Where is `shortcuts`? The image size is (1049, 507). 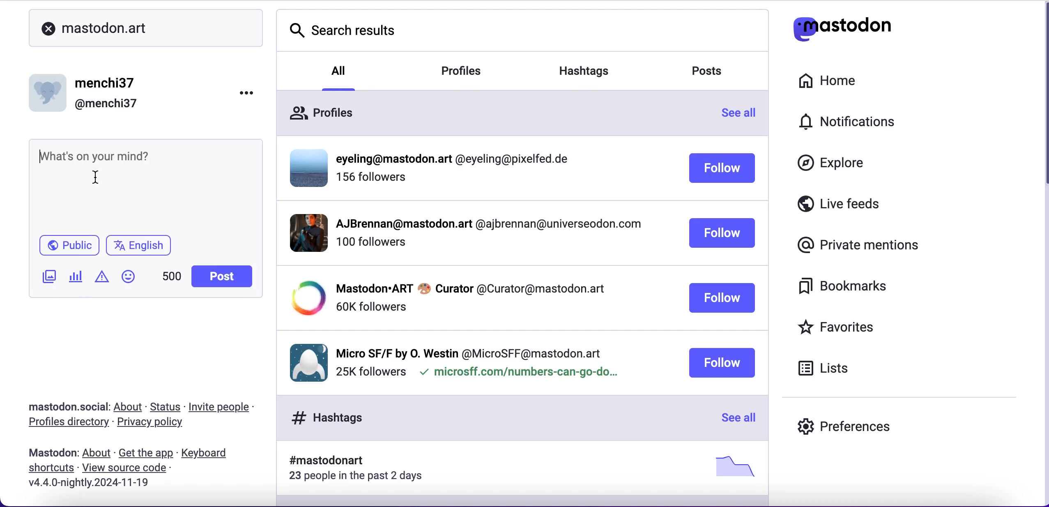 shortcuts is located at coordinates (48, 470).